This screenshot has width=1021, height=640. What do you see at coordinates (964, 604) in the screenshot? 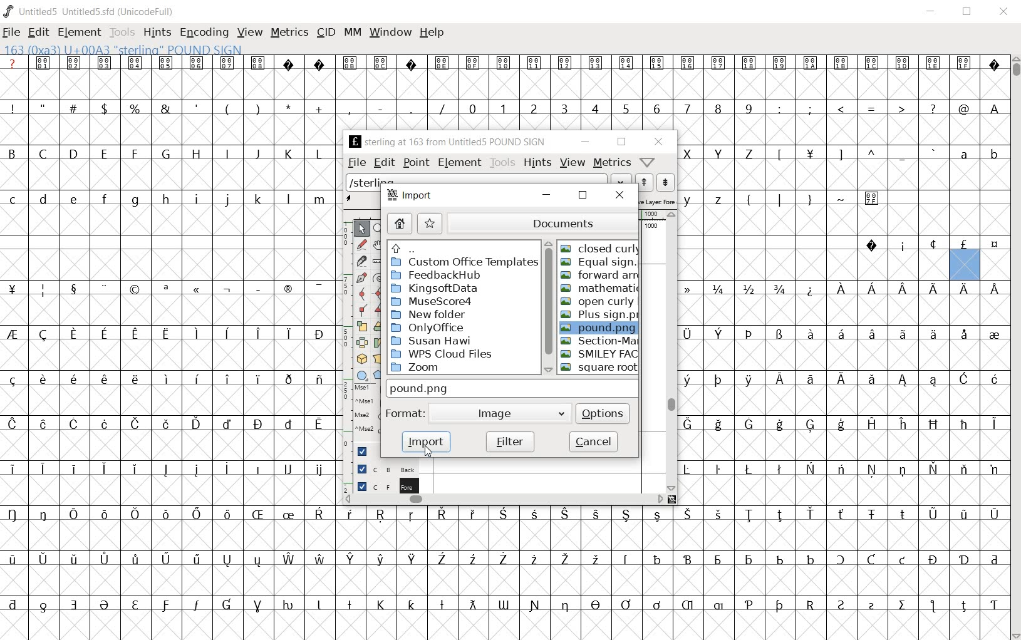
I see `Symbol` at bounding box center [964, 604].